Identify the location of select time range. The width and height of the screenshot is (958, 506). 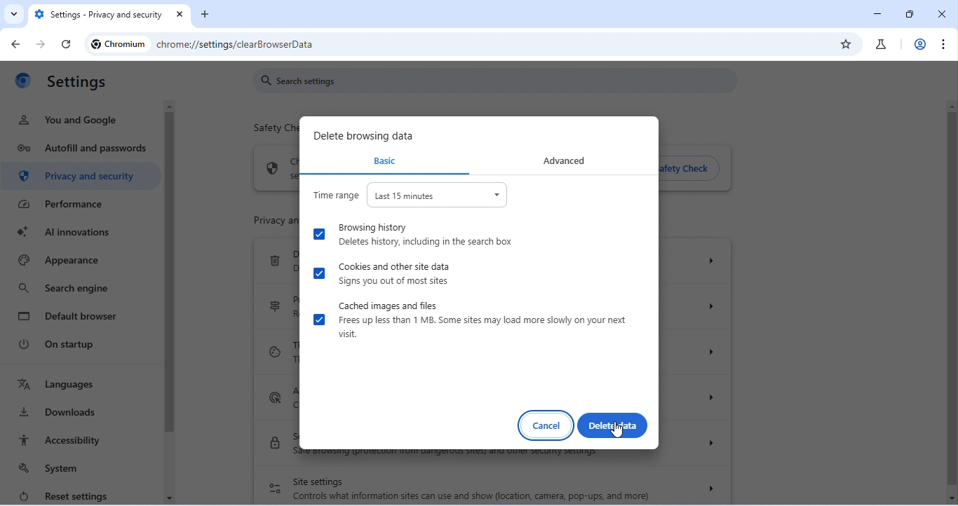
(438, 195).